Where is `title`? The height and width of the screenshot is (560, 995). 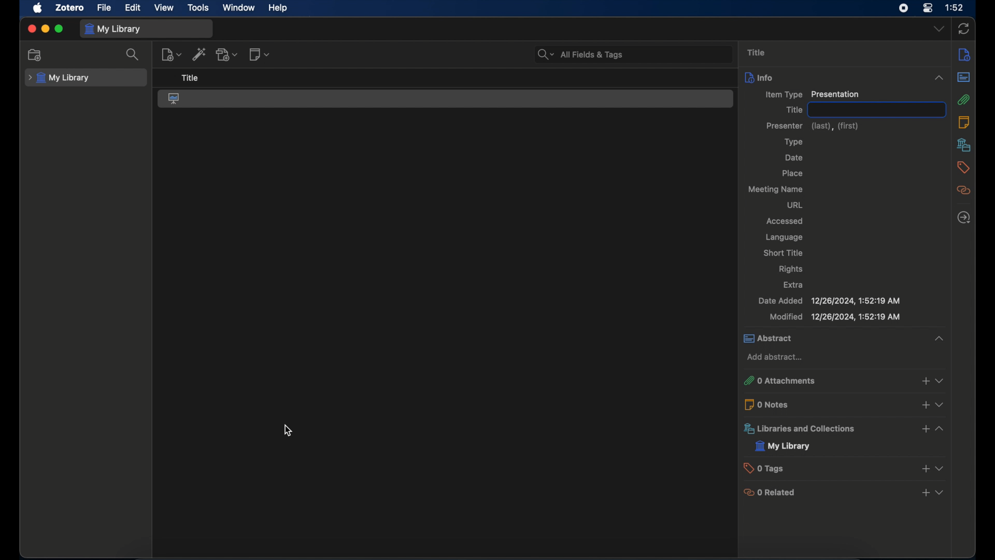
title is located at coordinates (189, 78).